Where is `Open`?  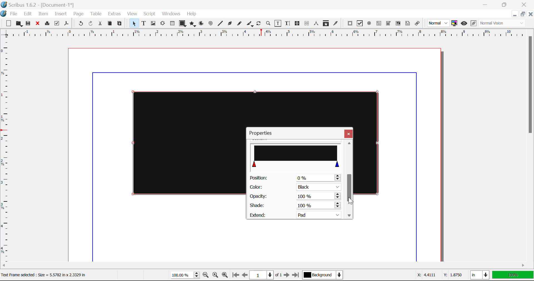 Open is located at coordinates (20, 24).